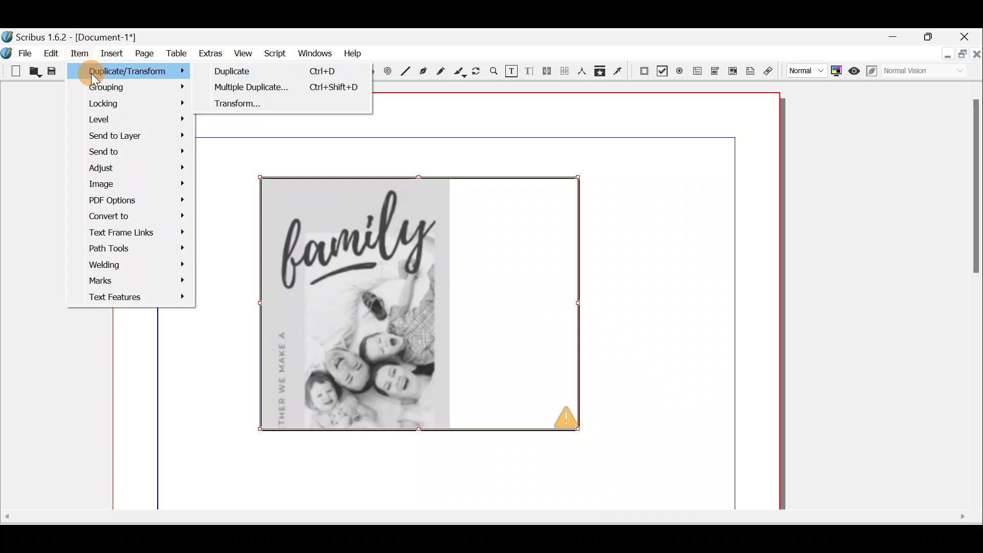 This screenshot has width=983, height=553. Describe the element at coordinates (135, 119) in the screenshot. I see `Level` at that location.